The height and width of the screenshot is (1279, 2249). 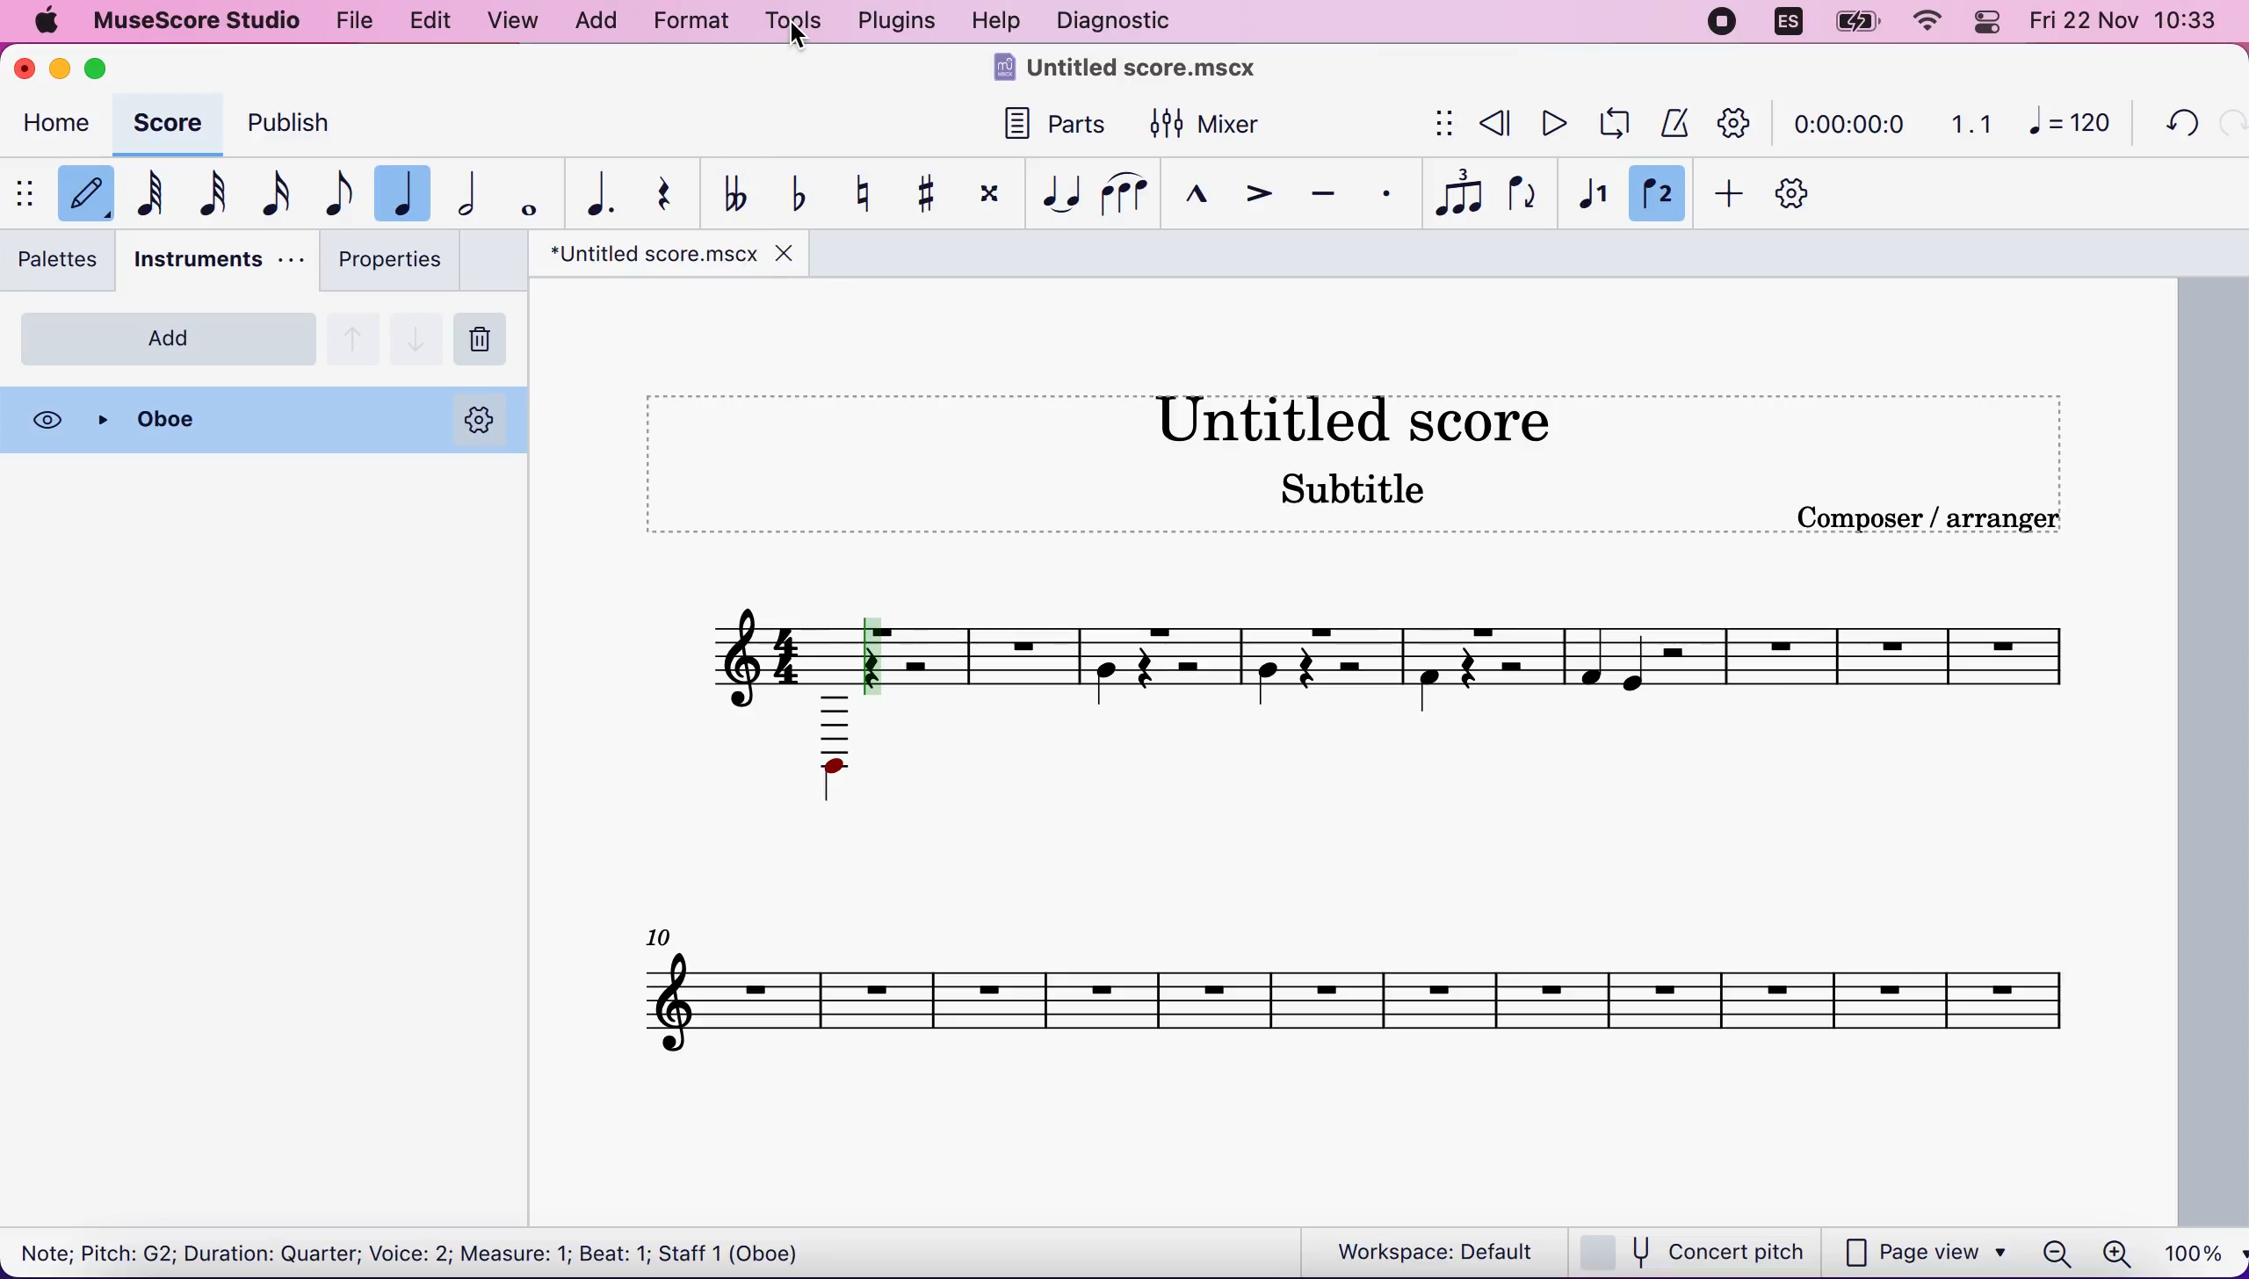 What do you see at coordinates (2057, 1247) in the screenshot?
I see `zoom out` at bounding box center [2057, 1247].